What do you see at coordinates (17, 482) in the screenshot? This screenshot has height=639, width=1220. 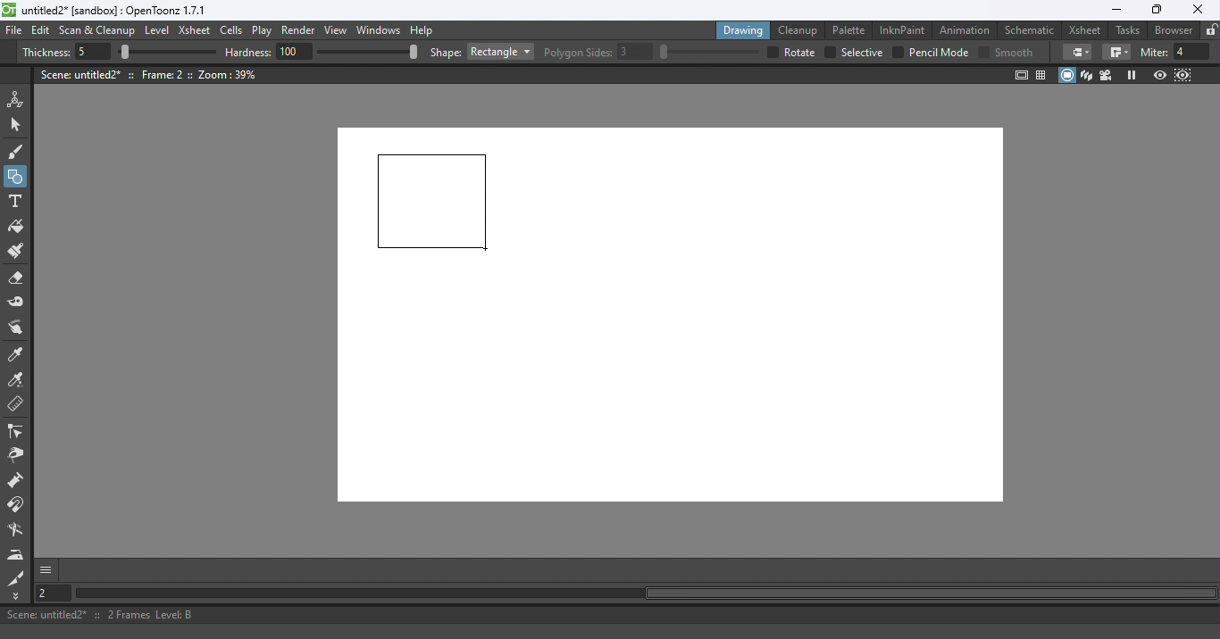 I see `Magnet tool` at bounding box center [17, 482].